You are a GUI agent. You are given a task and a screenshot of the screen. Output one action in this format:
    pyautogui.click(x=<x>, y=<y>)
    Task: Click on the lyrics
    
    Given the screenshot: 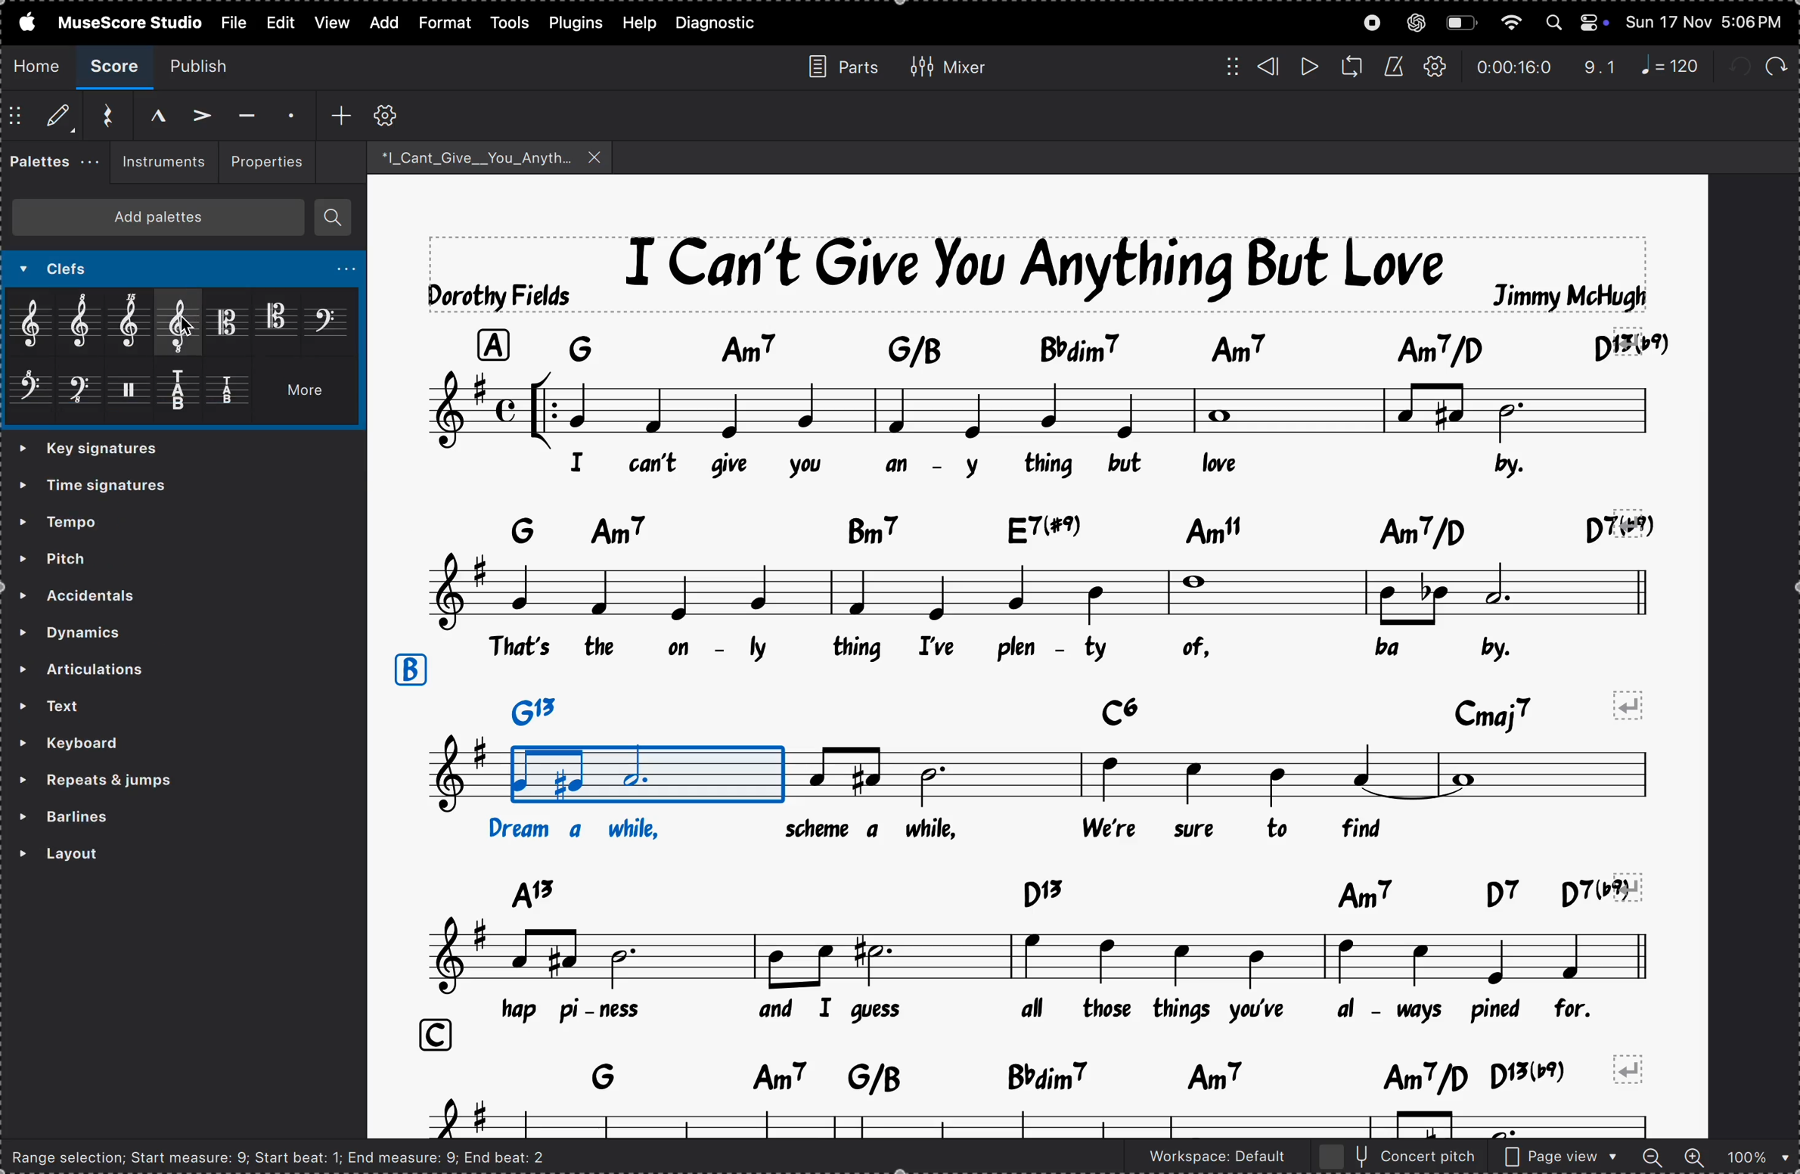 What is the action you would take?
    pyautogui.click(x=1066, y=1009)
    